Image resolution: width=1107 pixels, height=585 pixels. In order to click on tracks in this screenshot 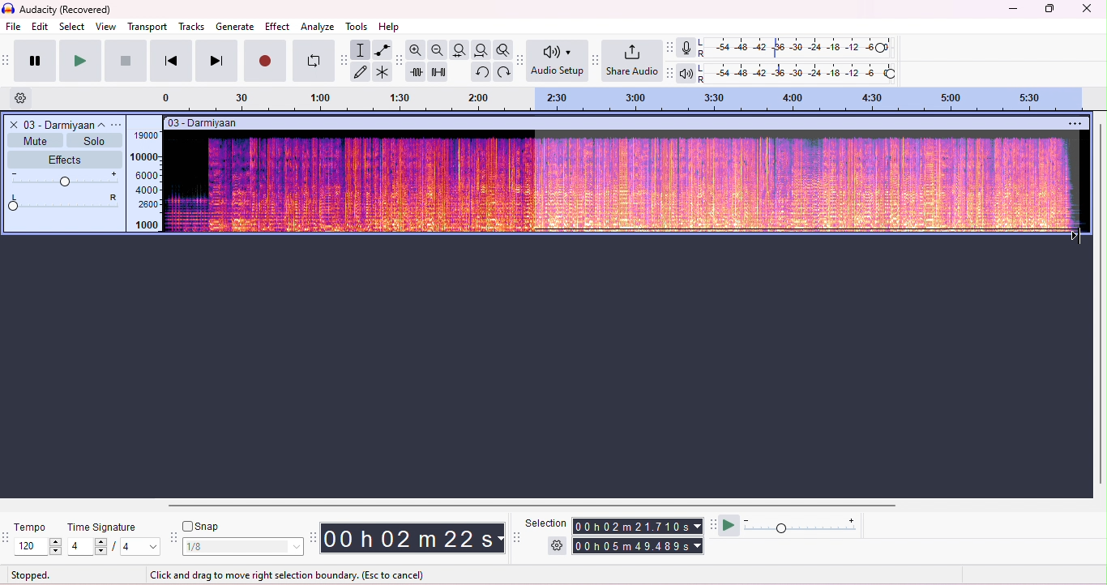, I will do `click(191, 27)`.